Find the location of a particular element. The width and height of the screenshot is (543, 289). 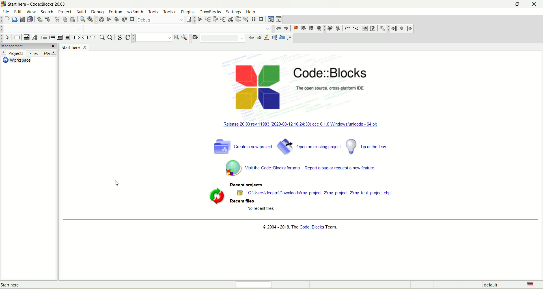

text is located at coordinates (24, 285).